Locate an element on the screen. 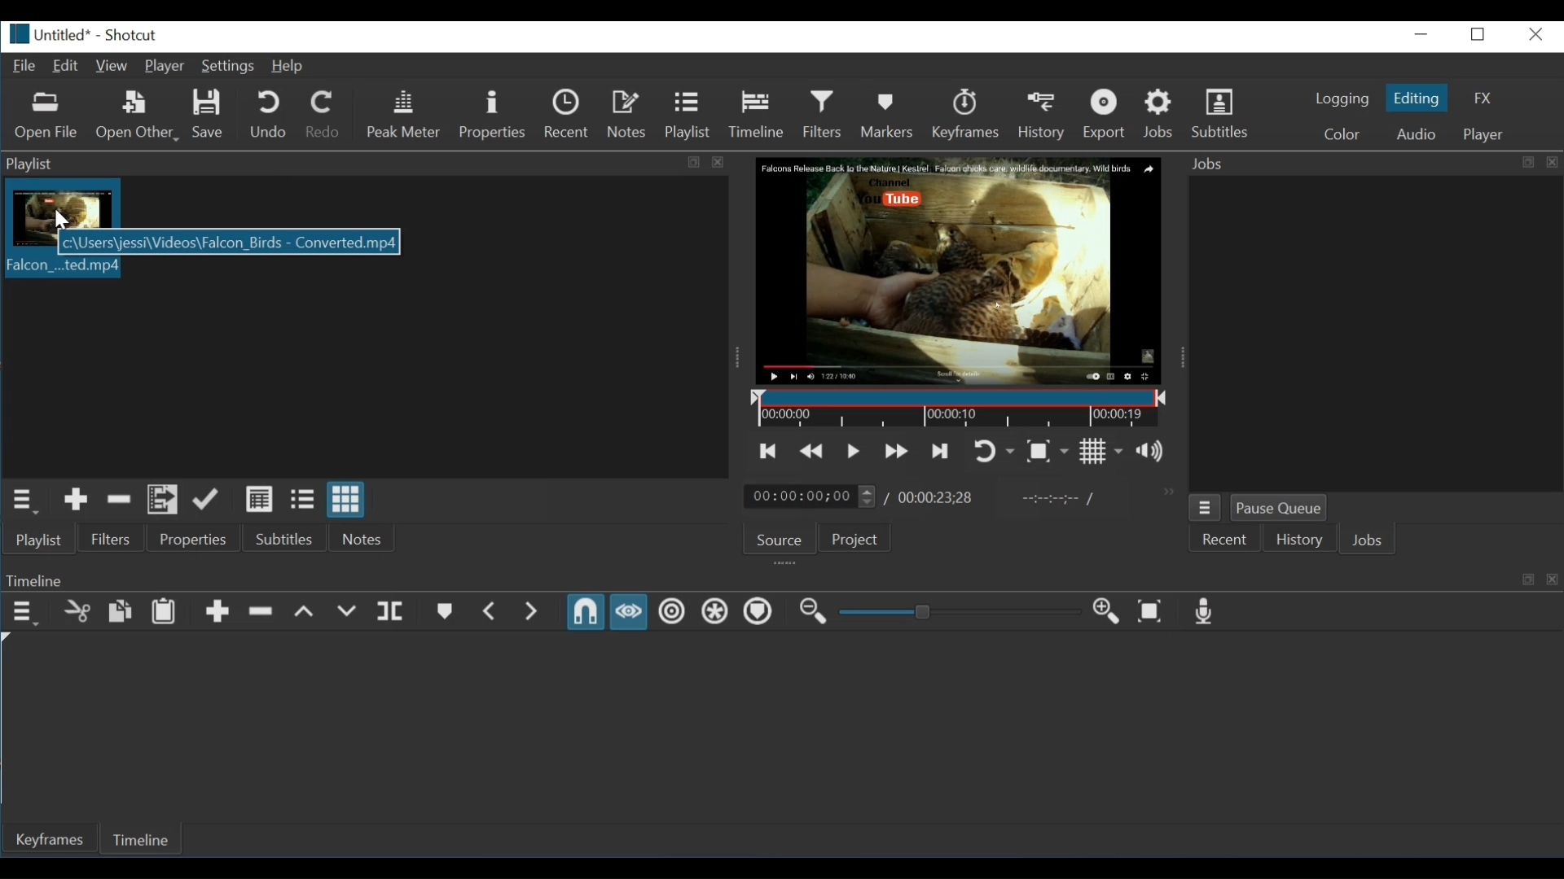  Create or edit marker is located at coordinates (443, 611).